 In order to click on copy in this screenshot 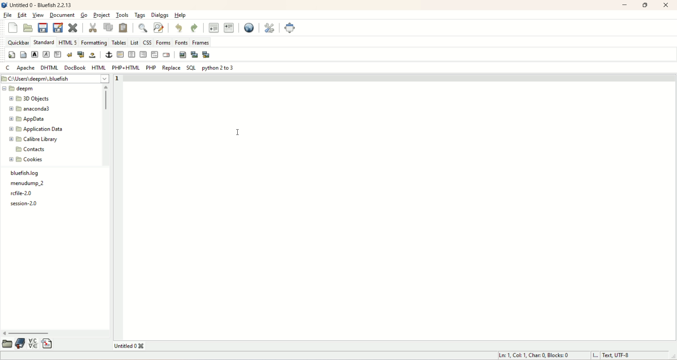, I will do `click(108, 27)`.